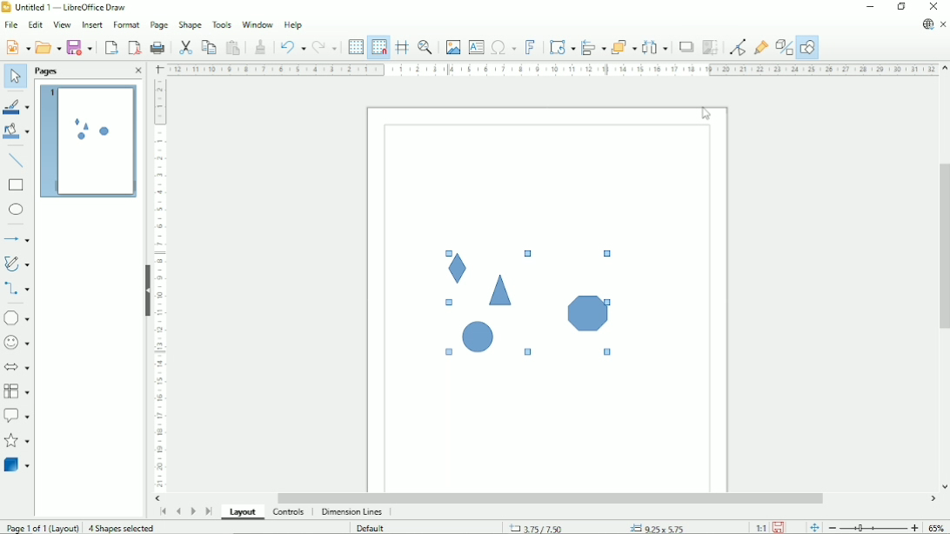 This screenshot has height=534, width=950. Describe the element at coordinates (209, 511) in the screenshot. I see `Scroll to last page` at that location.